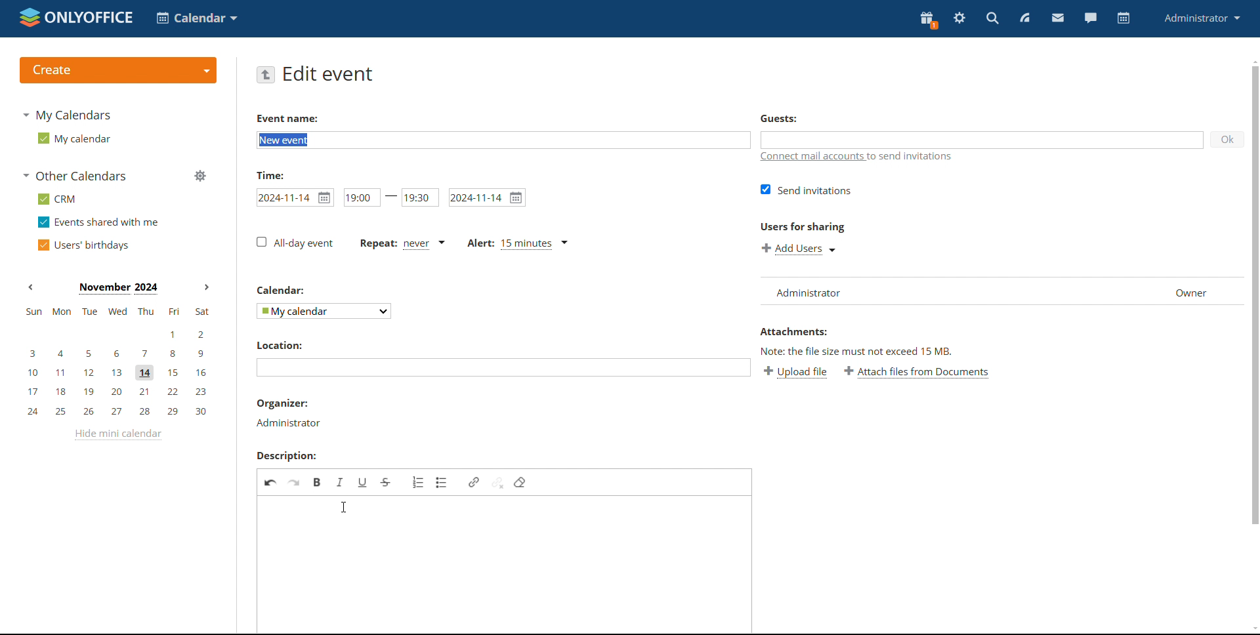 This screenshot has width=1260, height=635. What do you see at coordinates (1123, 18) in the screenshot?
I see `calendar` at bounding box center [1123, 18].